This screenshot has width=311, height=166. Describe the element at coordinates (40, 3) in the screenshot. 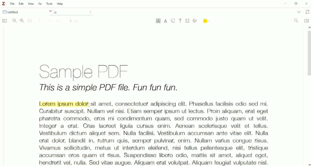

I see `Go` at that location.